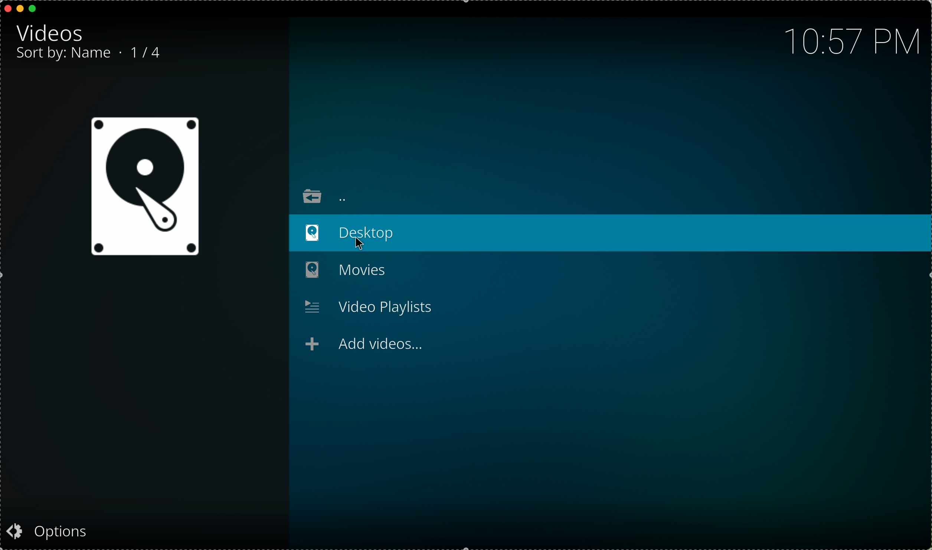  What do you see at coordinates (359, 243) in the screenshot?
I see `Cursor` at bounding box center [359, 243].